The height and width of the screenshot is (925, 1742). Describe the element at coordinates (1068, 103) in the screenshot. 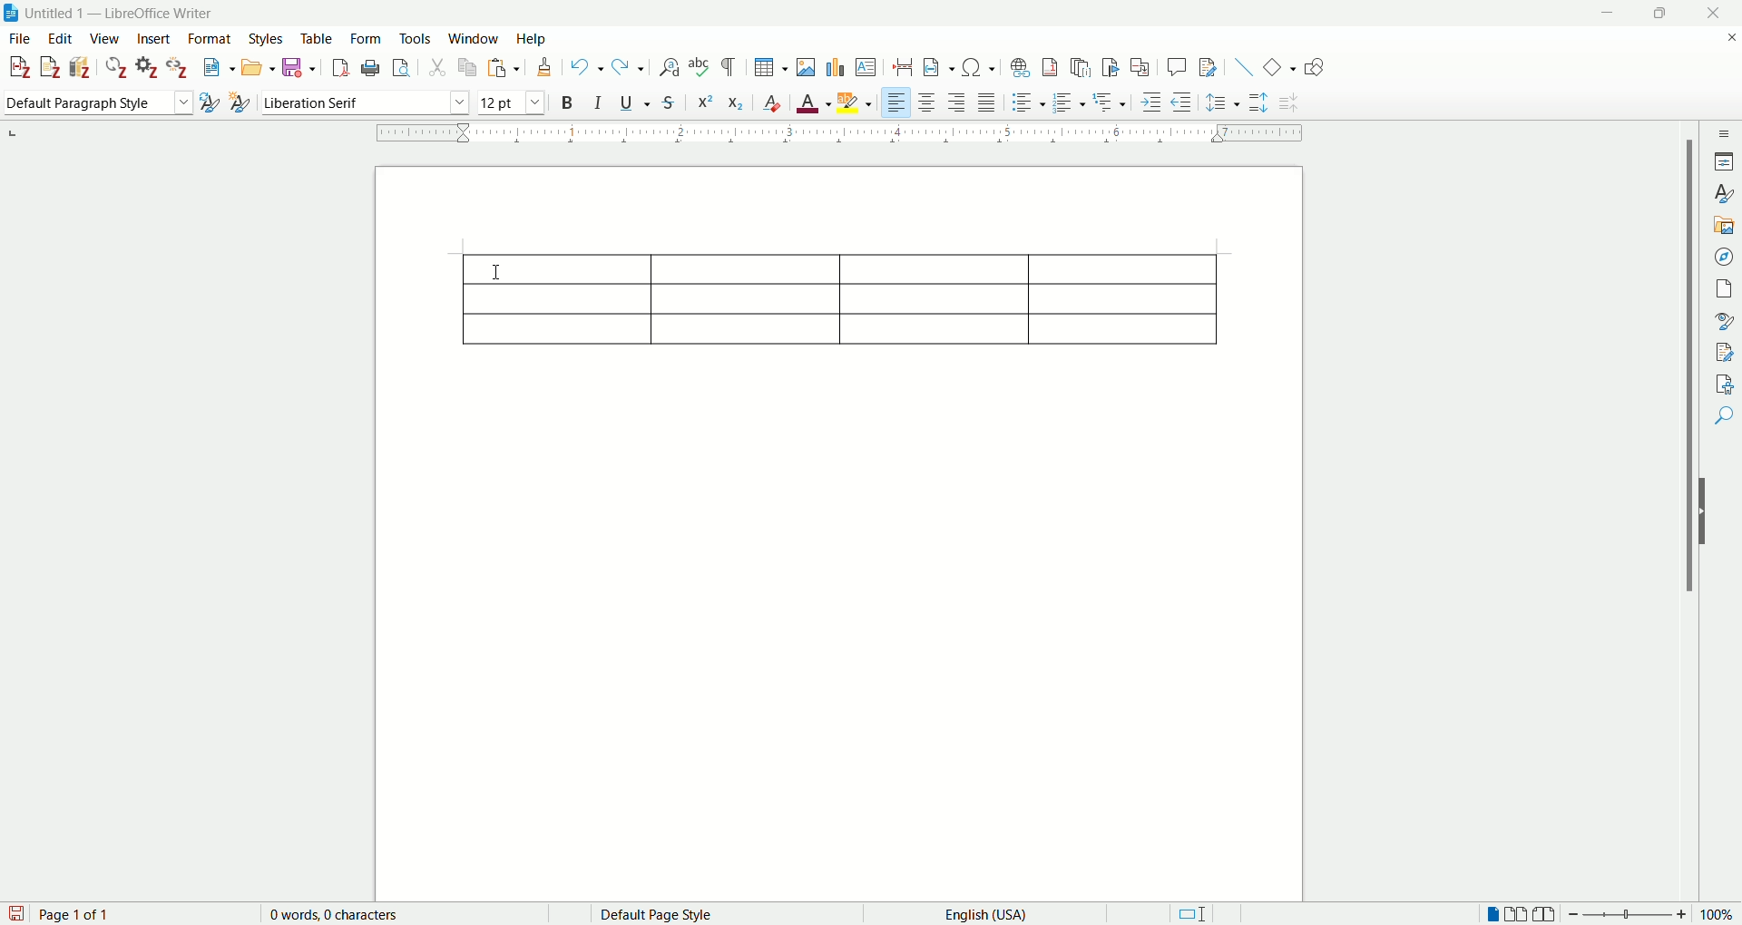

I see `ordered list` at that location.